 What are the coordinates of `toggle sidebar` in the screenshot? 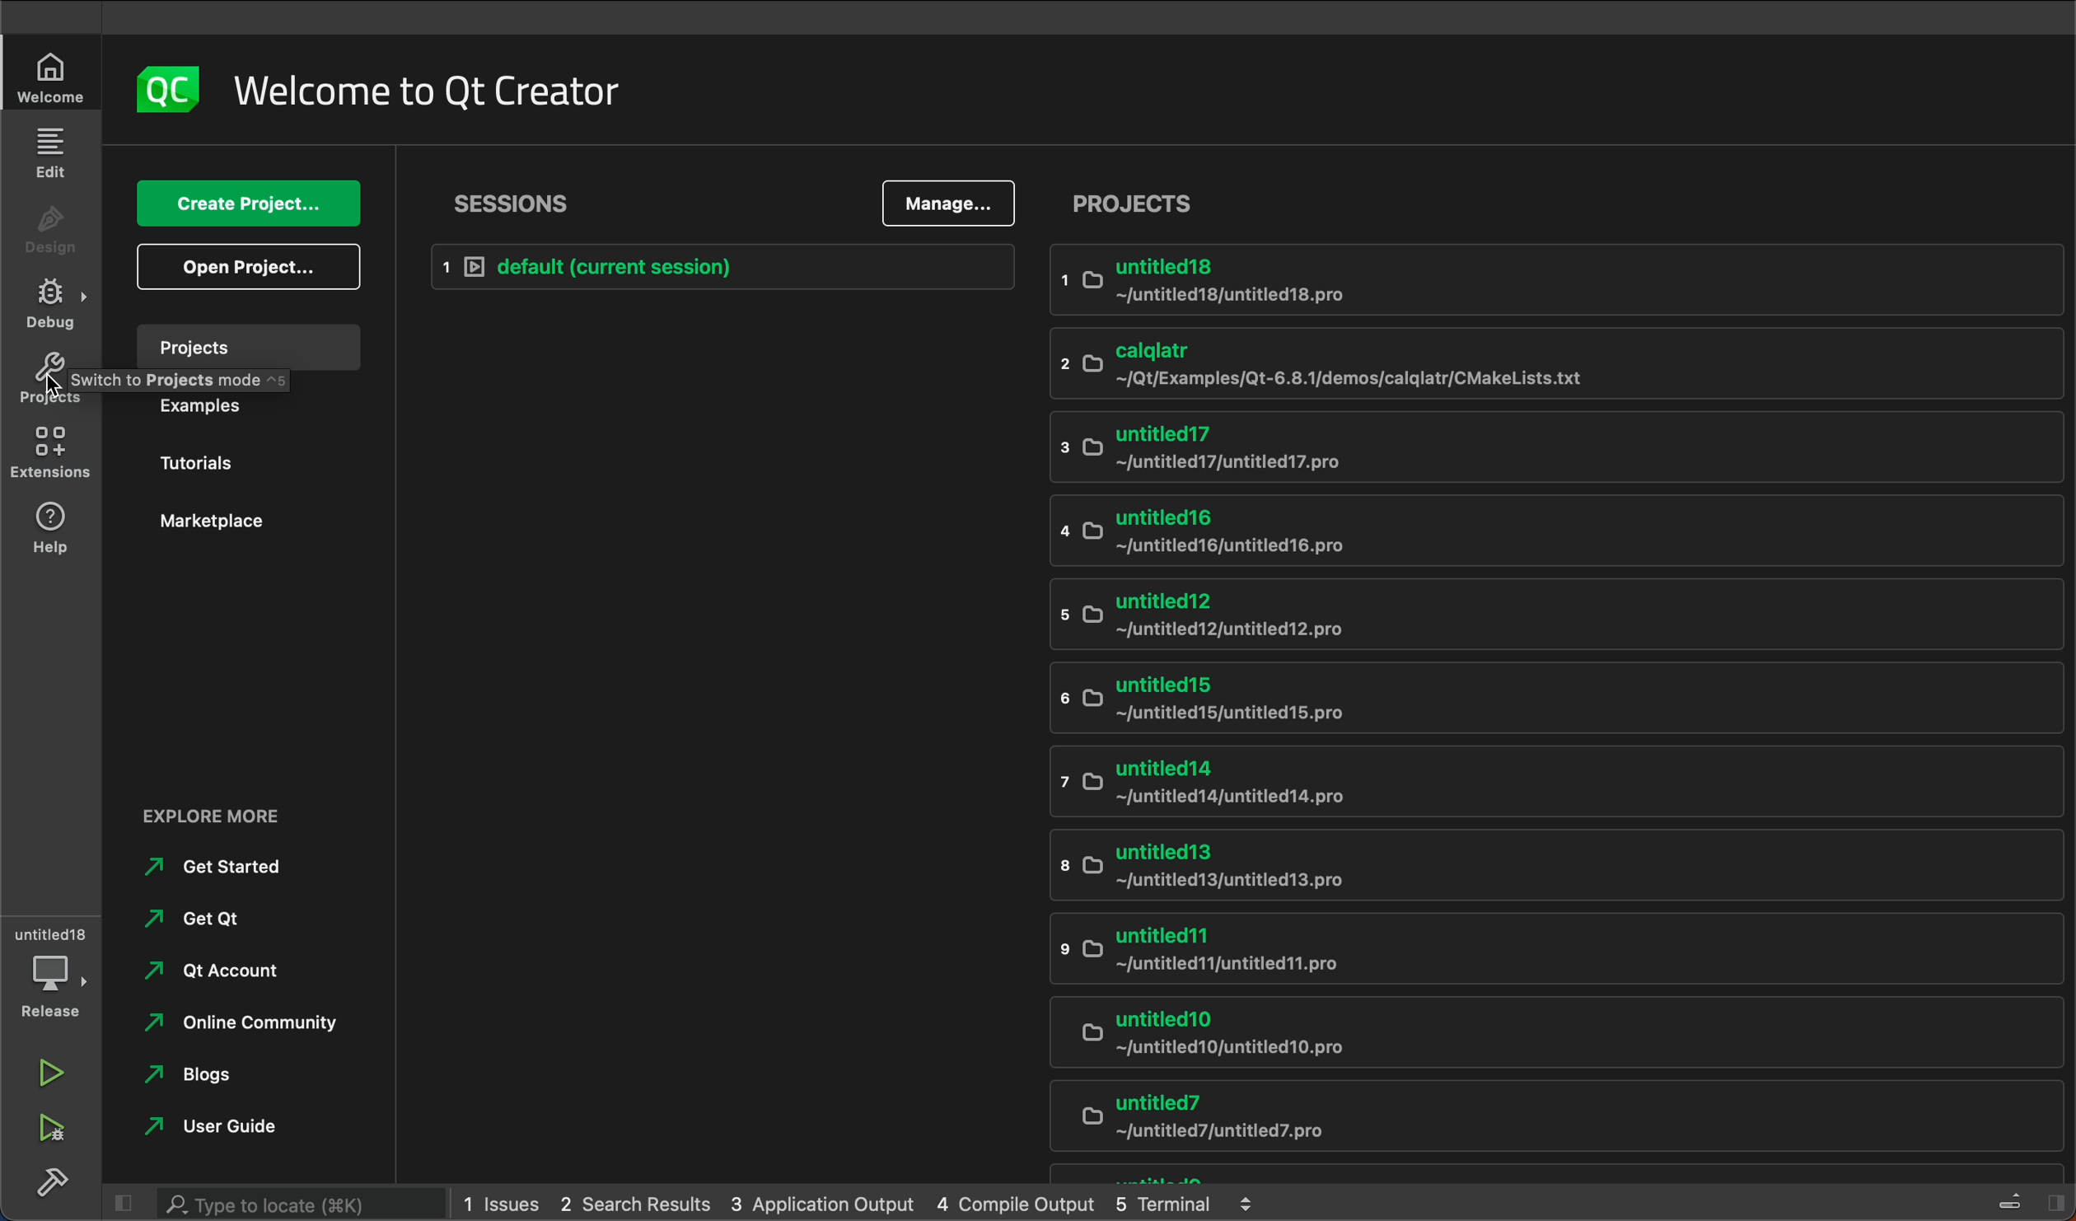 It's located at (2026, 1197).